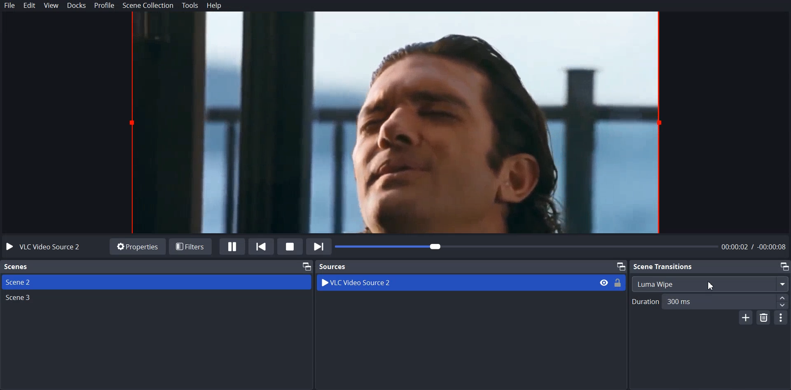 This screenshot has width=791, height=390. What do you see at coordinates (745, 318) in the screenshot?
I see `Add file` at bounding box center [745, 318].